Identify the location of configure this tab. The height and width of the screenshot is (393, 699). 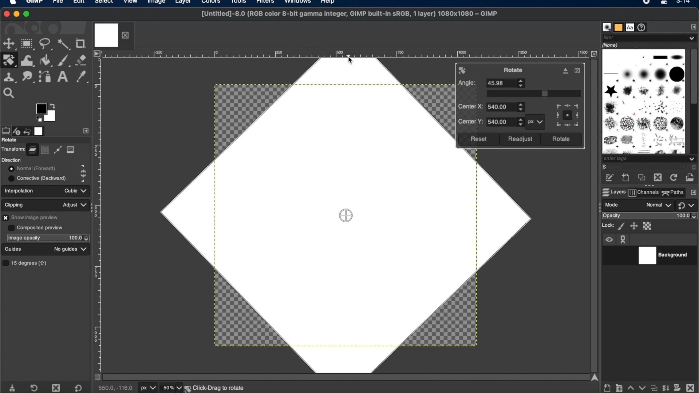
(692, 27).